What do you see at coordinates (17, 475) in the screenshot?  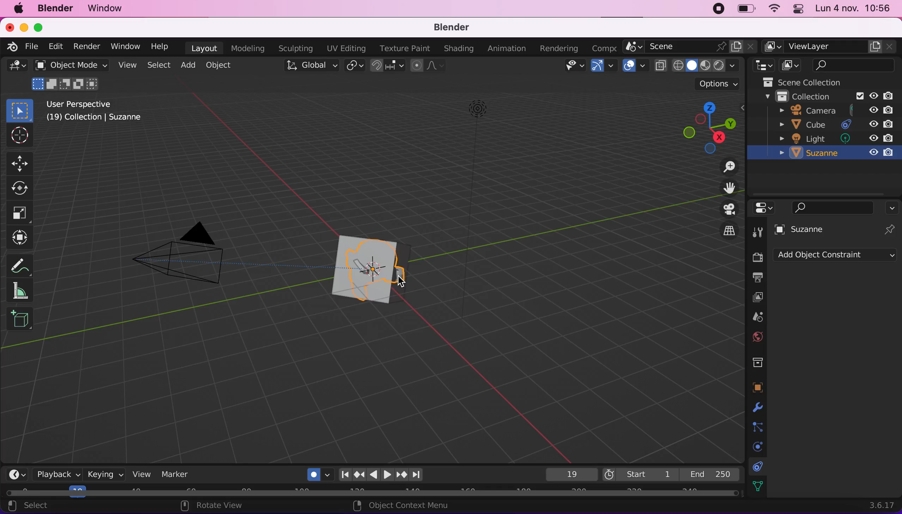 I see `editor type` at bounding box center [17, 475].